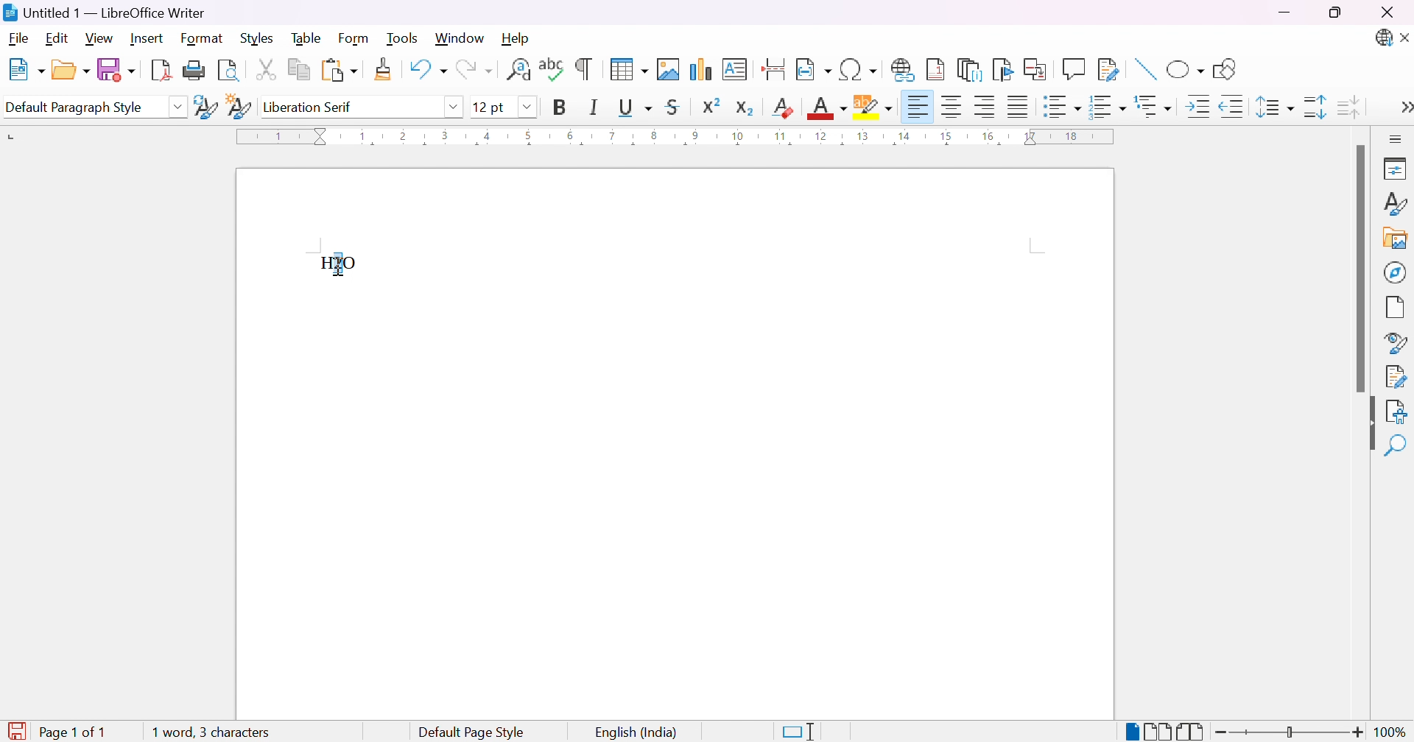 This screenshot has width=1414, height=742. I want to click on Subscript, so click(745, 108).